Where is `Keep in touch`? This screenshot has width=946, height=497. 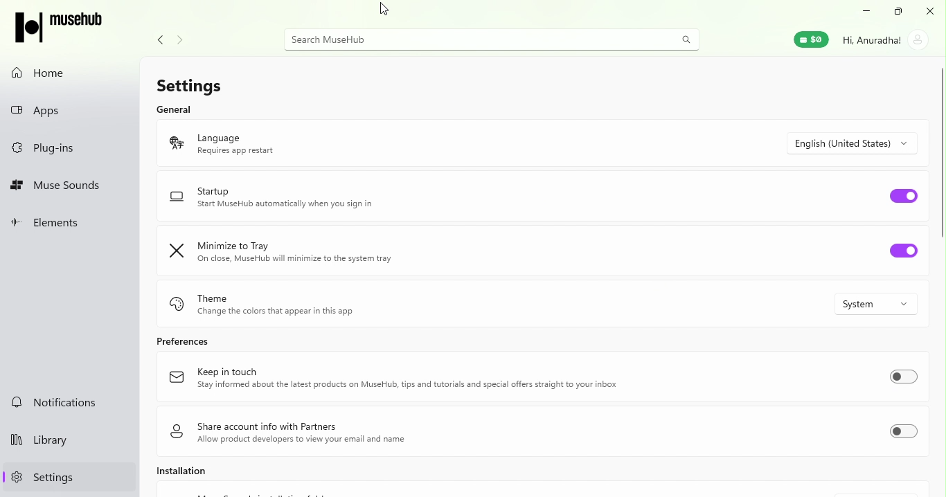 Keep in touch is located at coordinates (429, 379).